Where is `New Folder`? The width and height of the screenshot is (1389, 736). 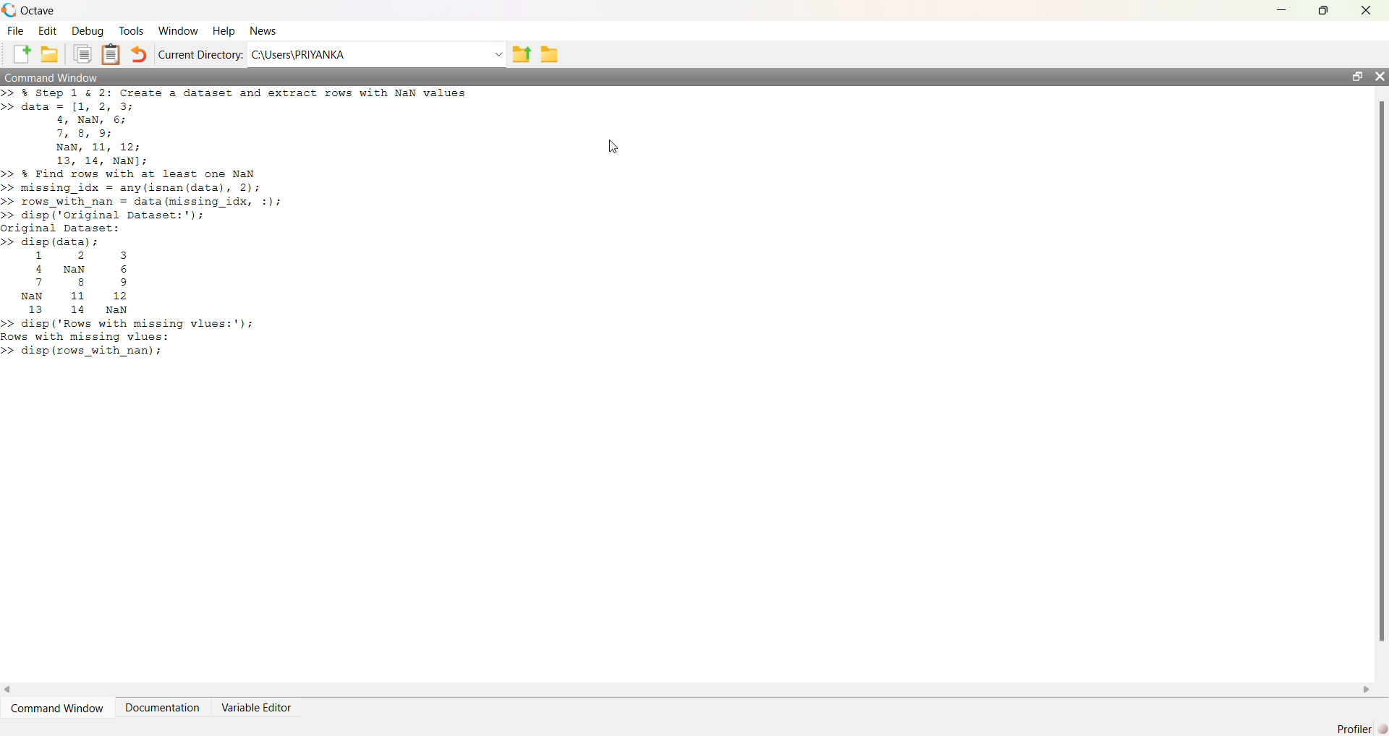
New Folder is located at coordinates (50, 54).